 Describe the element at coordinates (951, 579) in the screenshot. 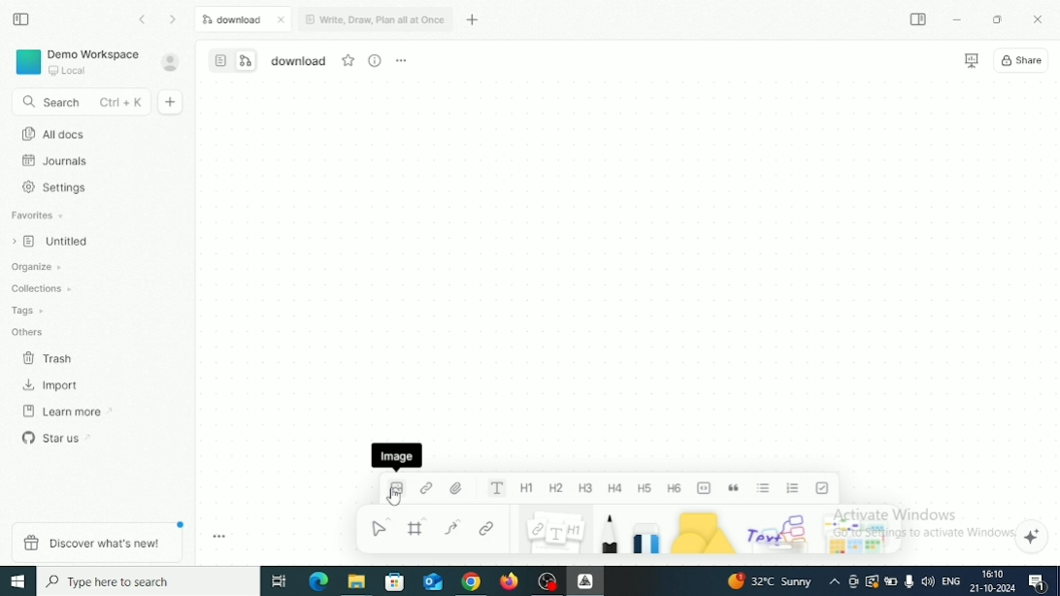

I see `Language` at that location.